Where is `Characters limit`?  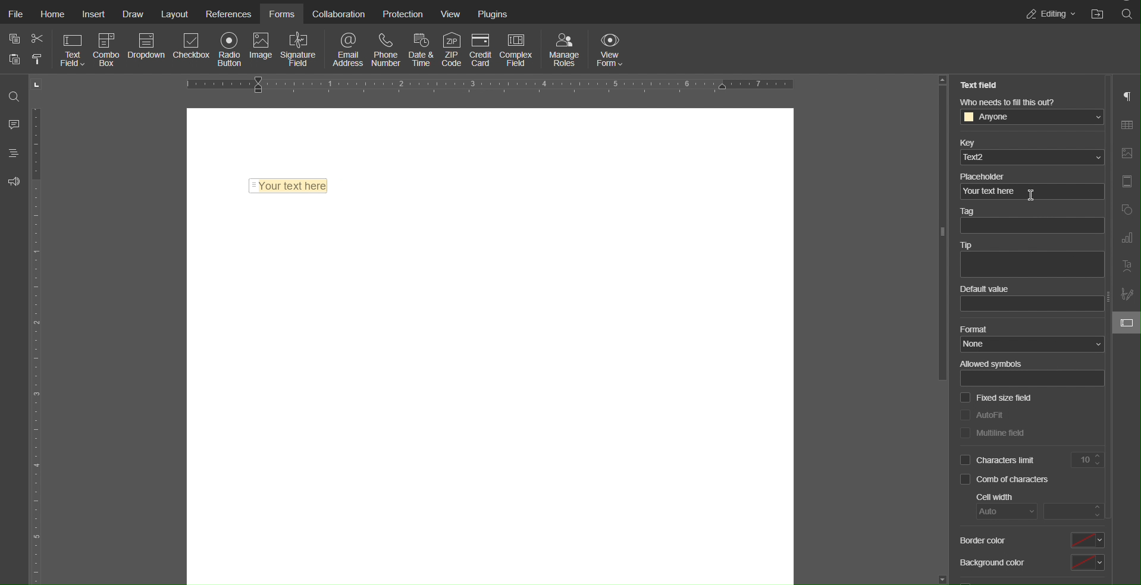
Characters limit is located at coordinates (999, 460).